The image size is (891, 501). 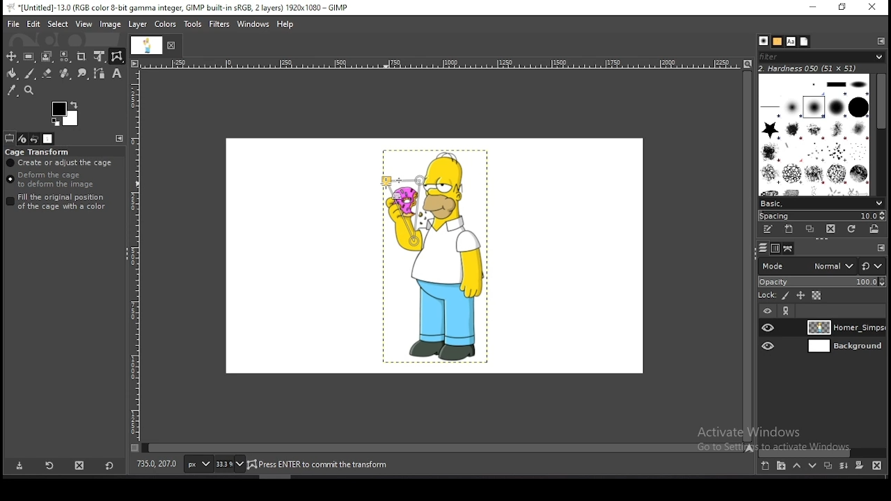 I want to click on document tab, so click(x=147, y=47).